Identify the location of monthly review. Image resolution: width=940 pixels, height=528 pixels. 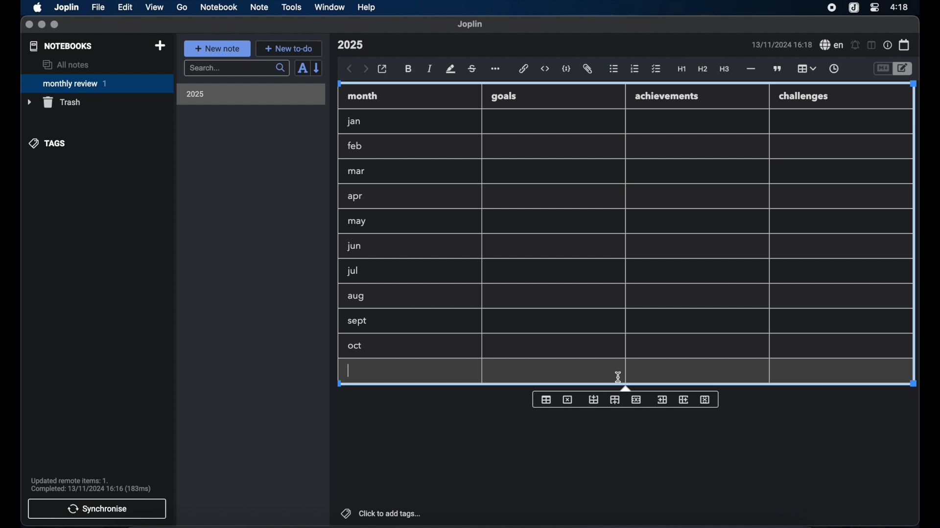
(97, 83).